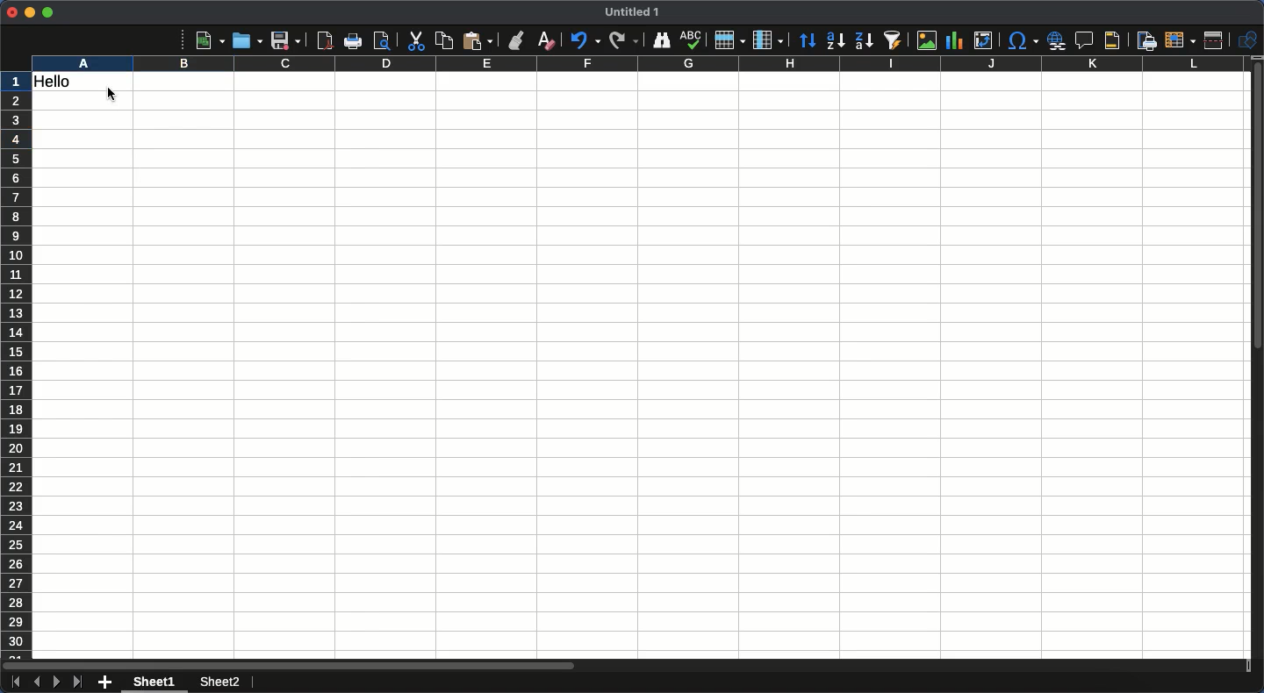 This screenshot has width=1264, height=693. What do you see at coordinates (952, 42) in the screenshot?
I see `Chart` at bounding box center [952, 42].